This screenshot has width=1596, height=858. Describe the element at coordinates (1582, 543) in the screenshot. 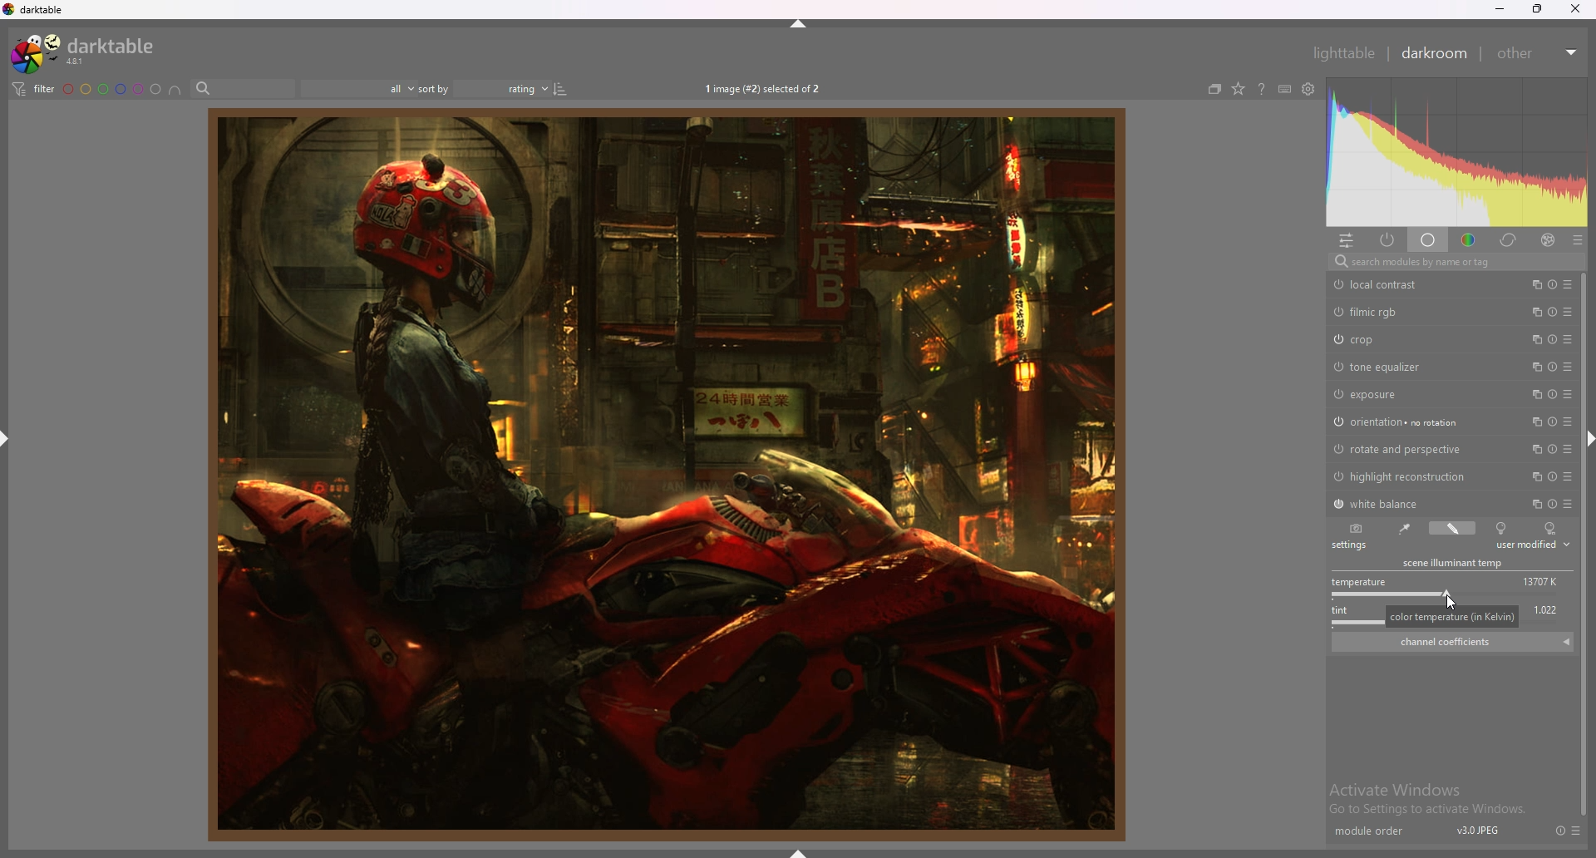

I see `scroll bar` at that location.